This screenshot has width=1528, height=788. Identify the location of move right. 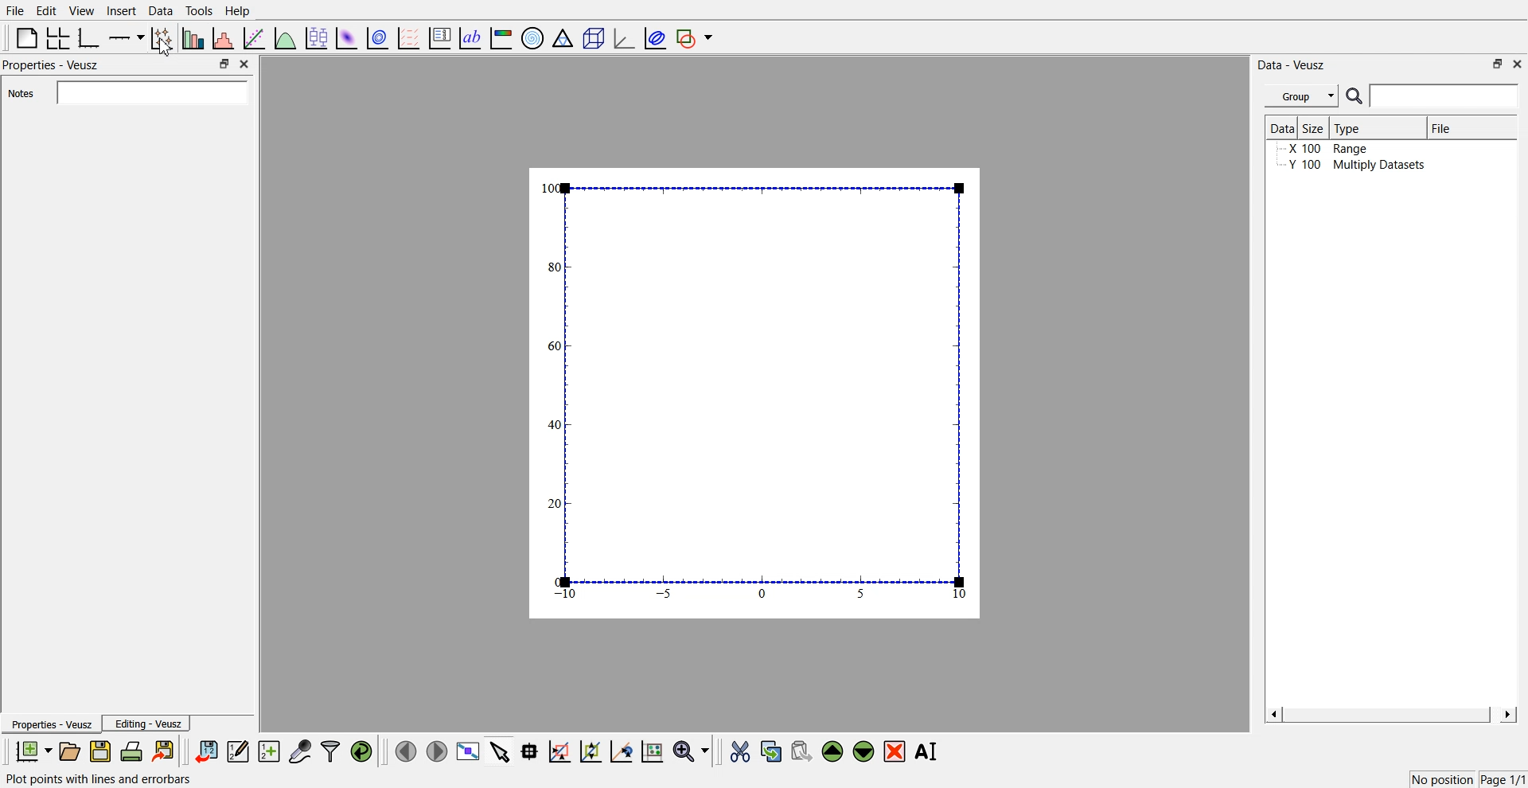
(436, 750).